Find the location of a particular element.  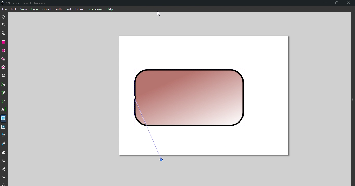

Layer is located at coordinates (35, 10).